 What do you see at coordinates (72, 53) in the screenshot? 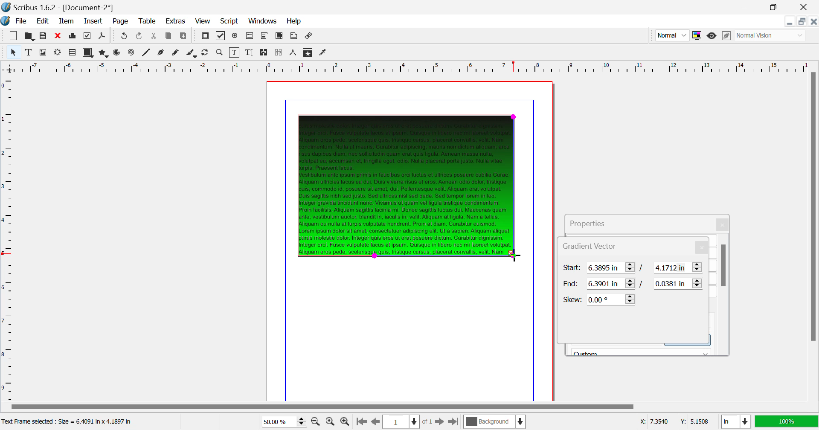
I see `Render Frame` at bounding box center [72, 53].